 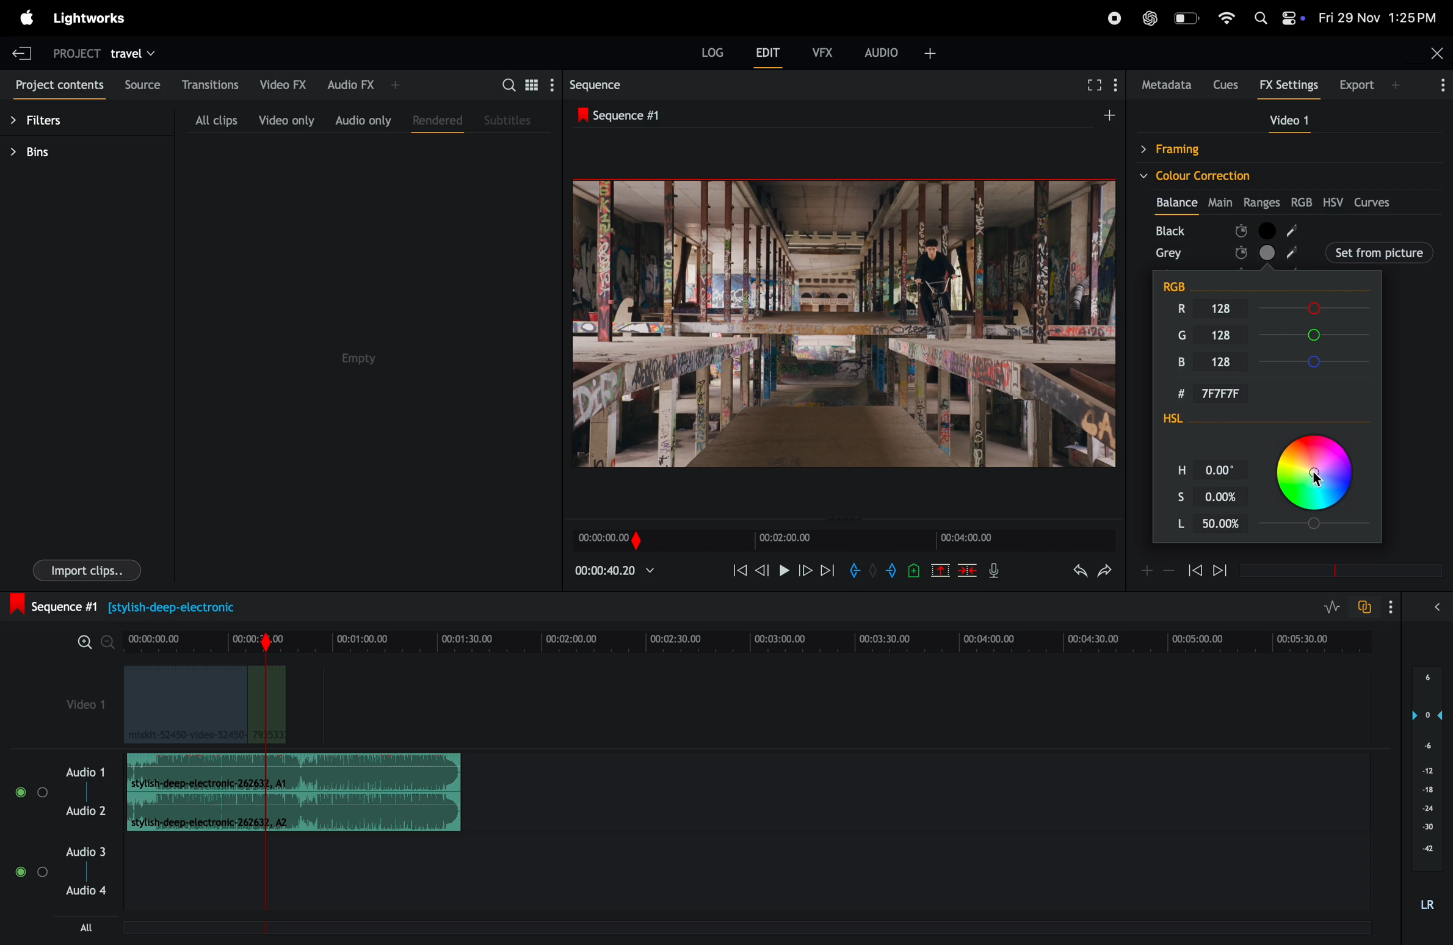 I want to click on fullscreen, so click(x=1089, y=87).